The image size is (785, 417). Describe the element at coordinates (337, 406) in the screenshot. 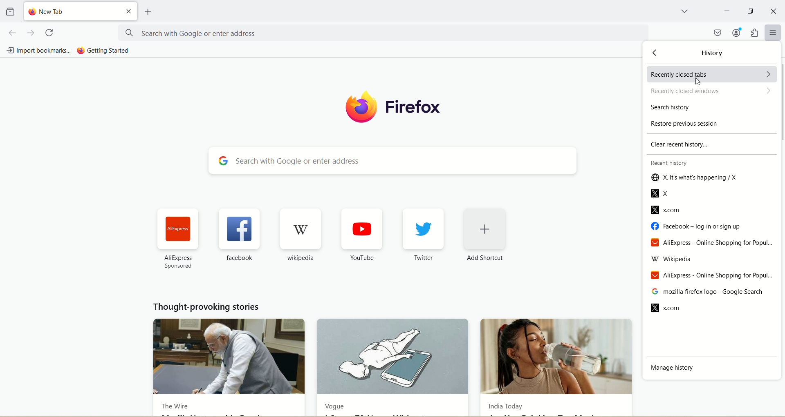

I see `Vogue` at that location.